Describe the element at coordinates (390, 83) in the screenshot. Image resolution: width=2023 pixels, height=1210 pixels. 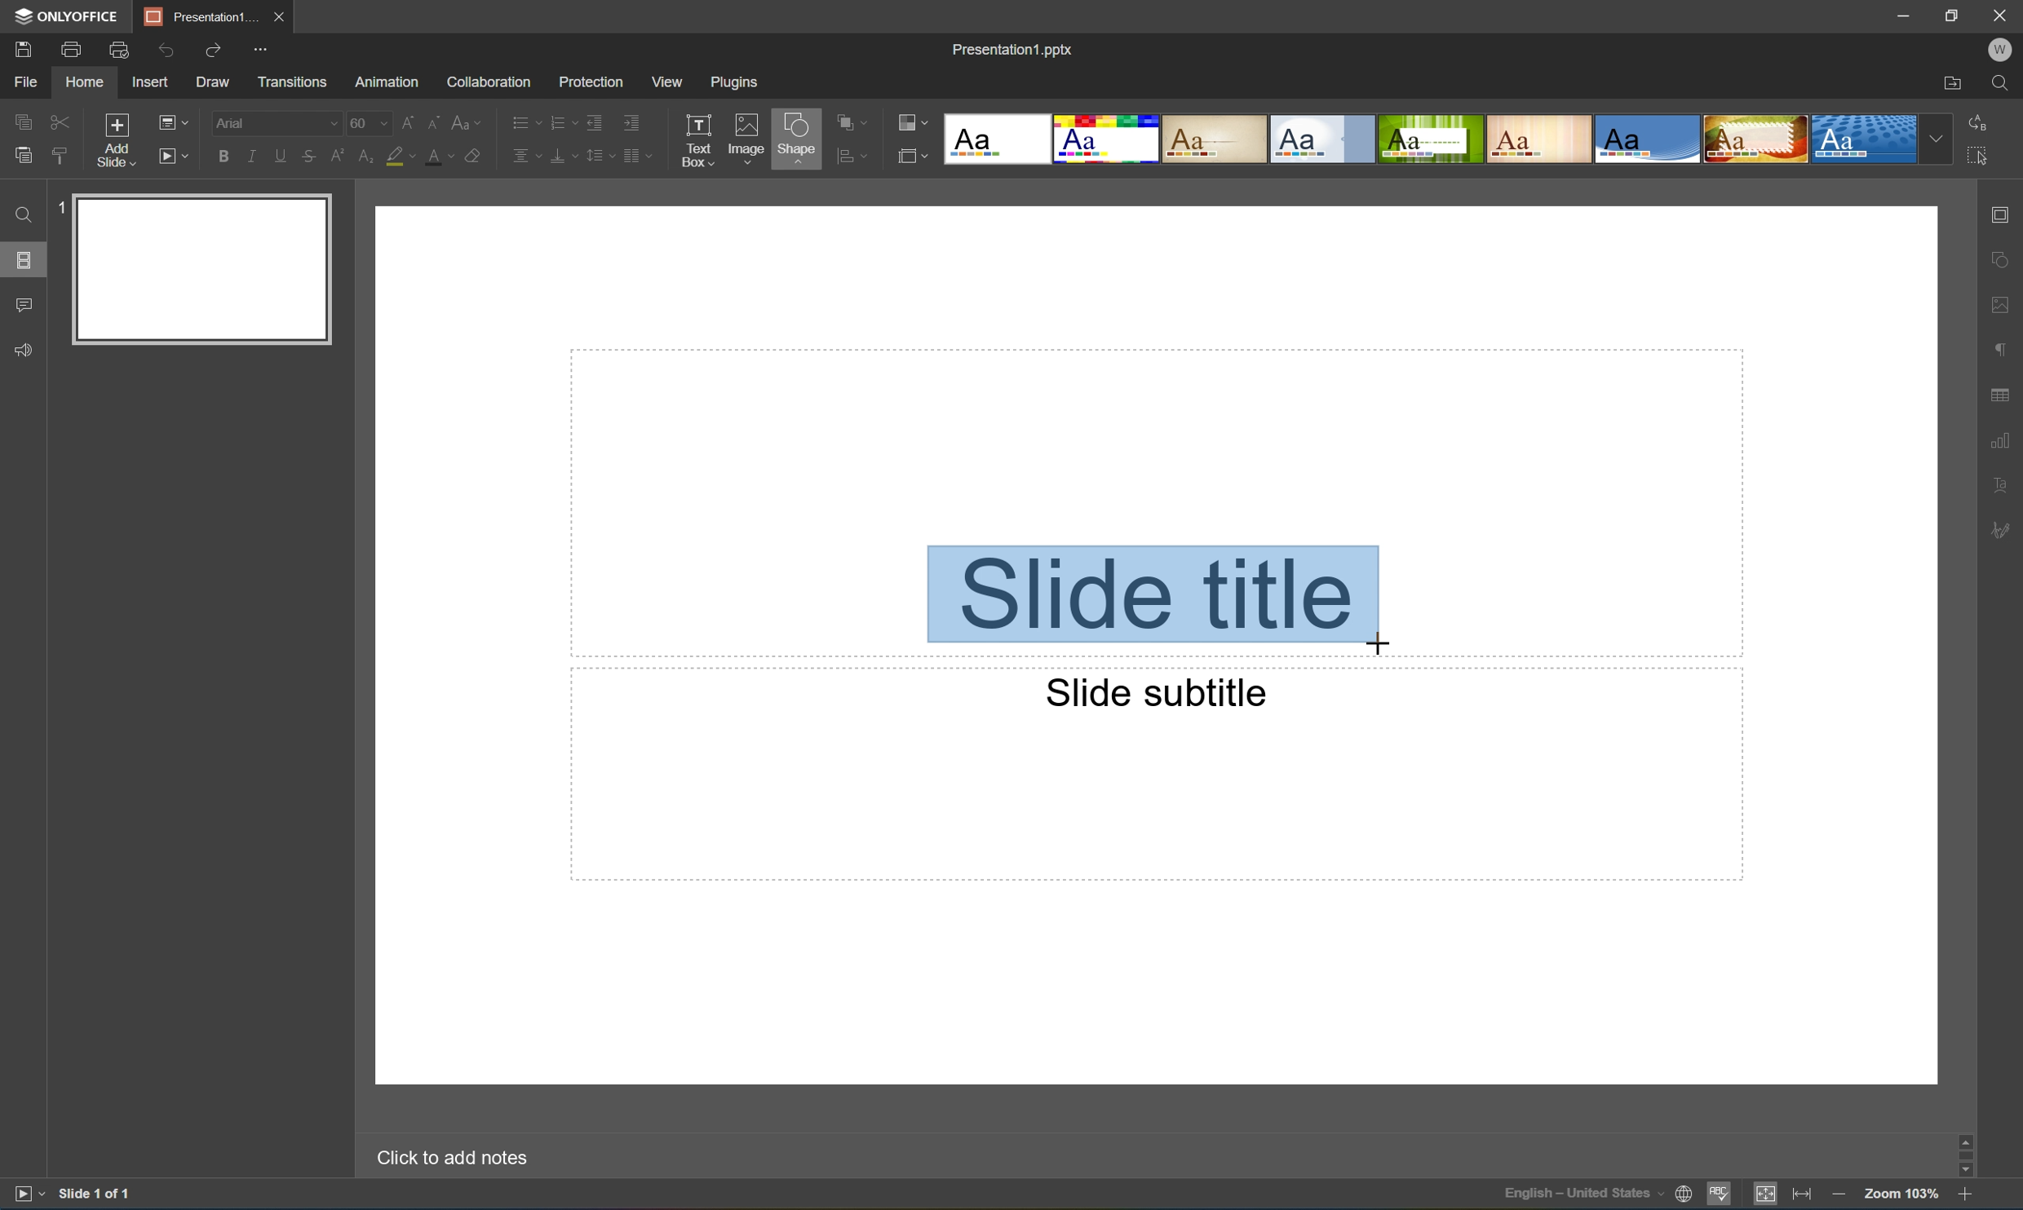
I see `Animation` at that location.